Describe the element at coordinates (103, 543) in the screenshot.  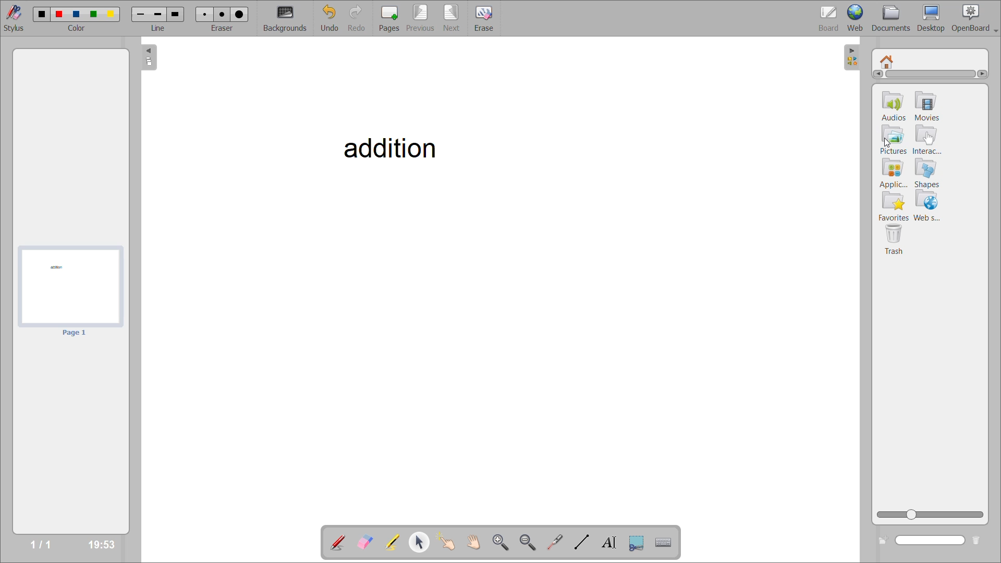
I see `timestamp` at that location.